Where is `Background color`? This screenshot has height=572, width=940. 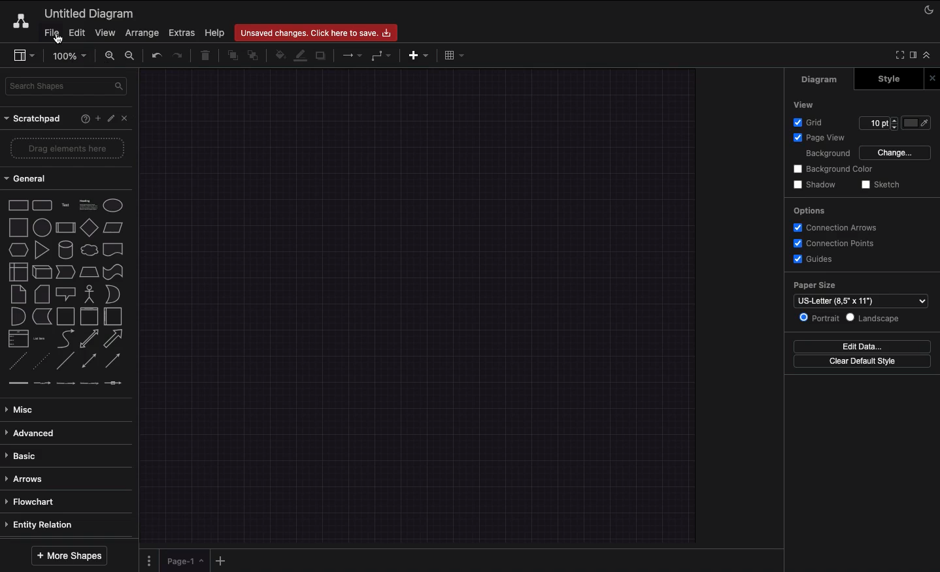
Background color is located at coordinates (835, 169).